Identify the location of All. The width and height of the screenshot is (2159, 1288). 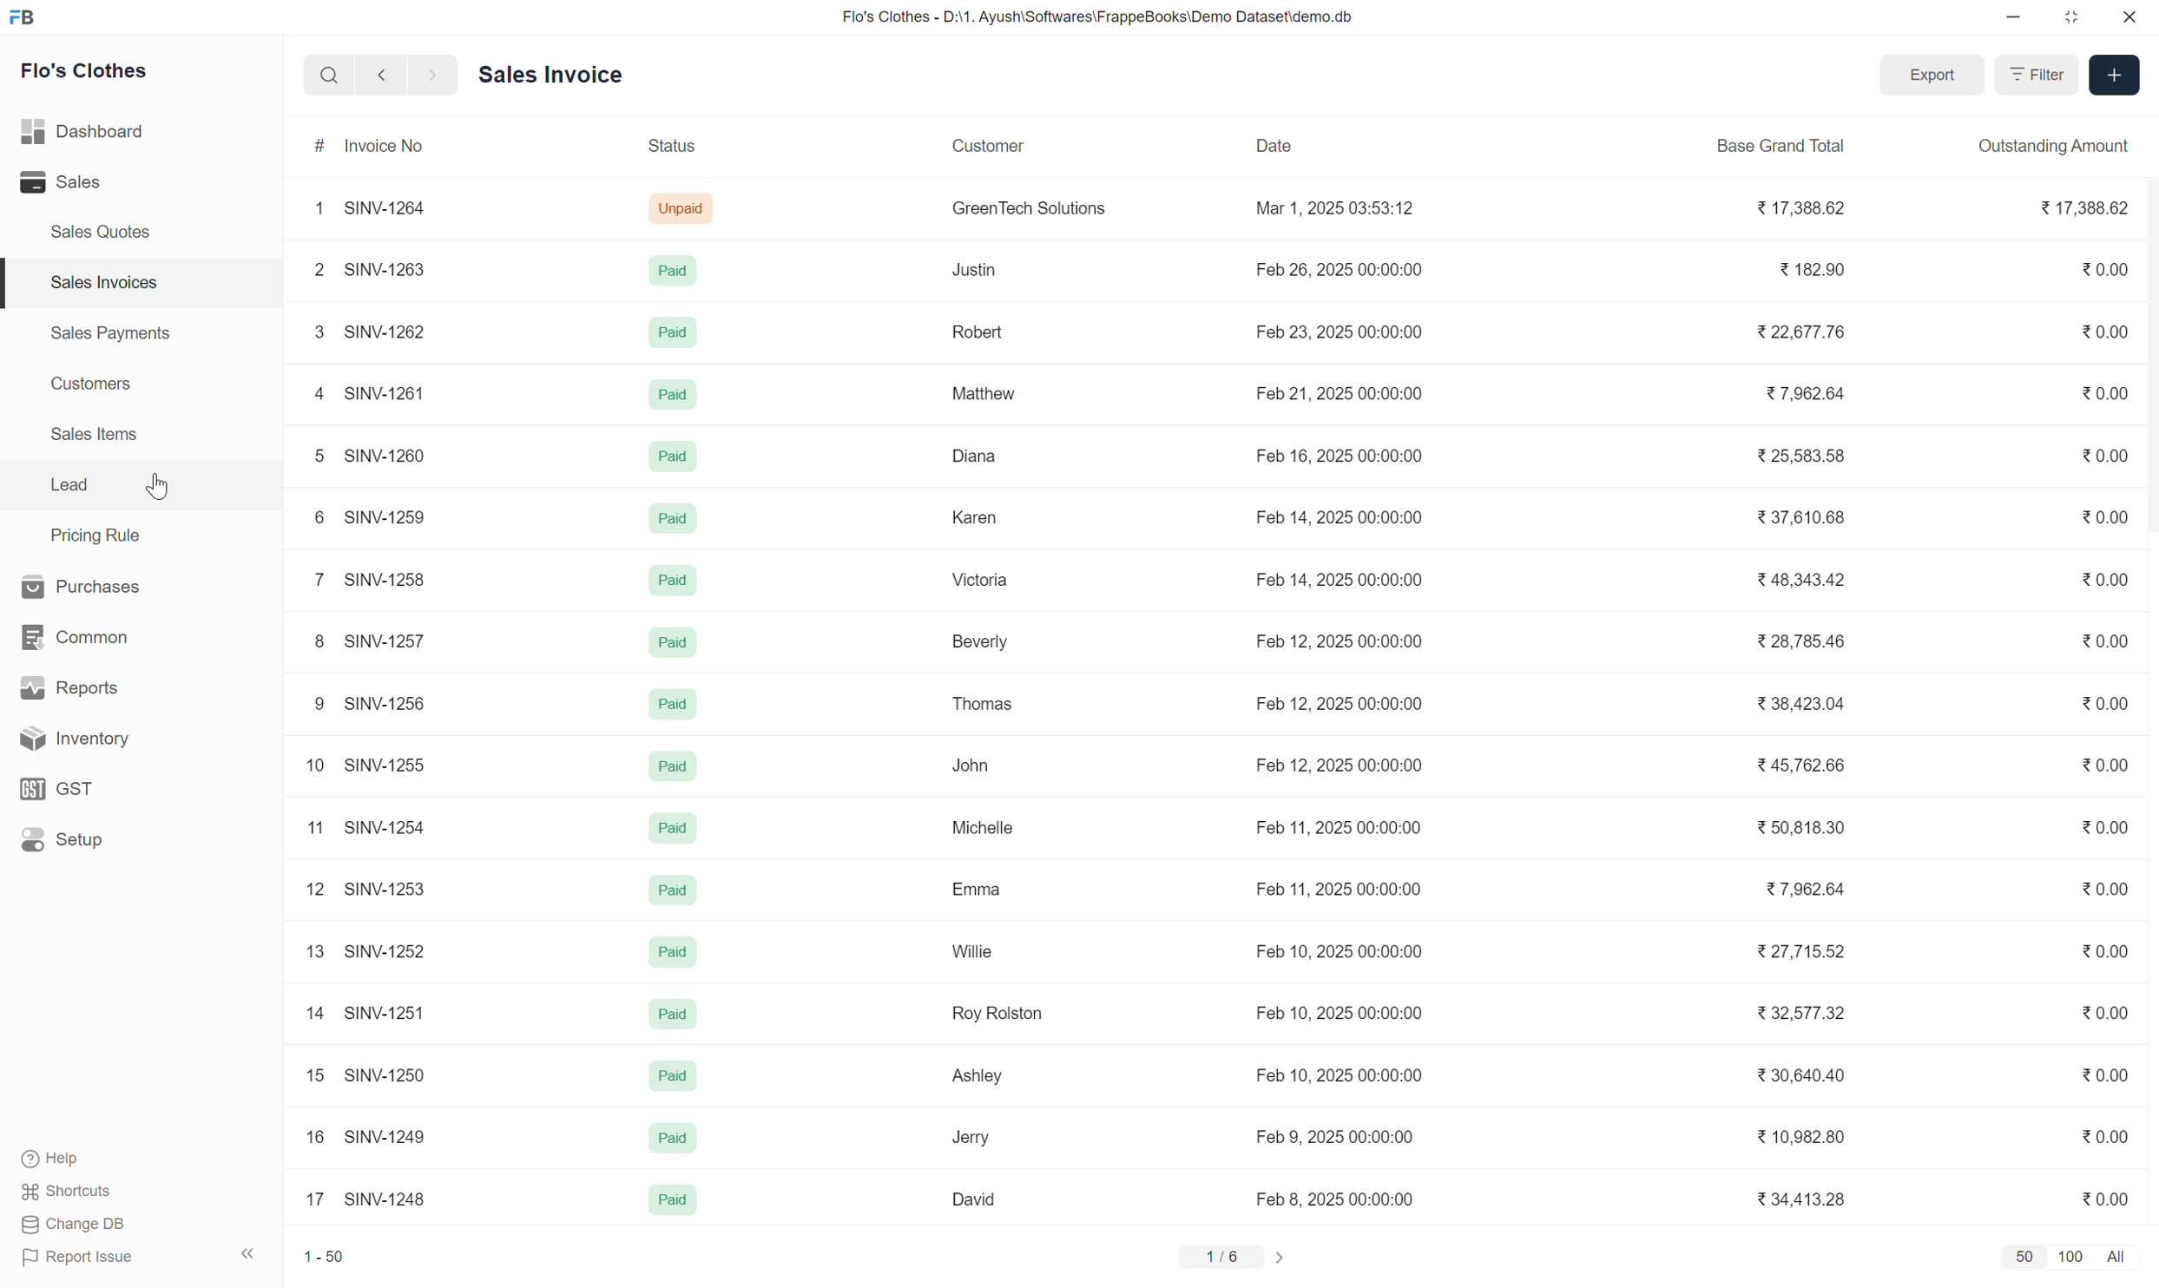
(2119, 1254).